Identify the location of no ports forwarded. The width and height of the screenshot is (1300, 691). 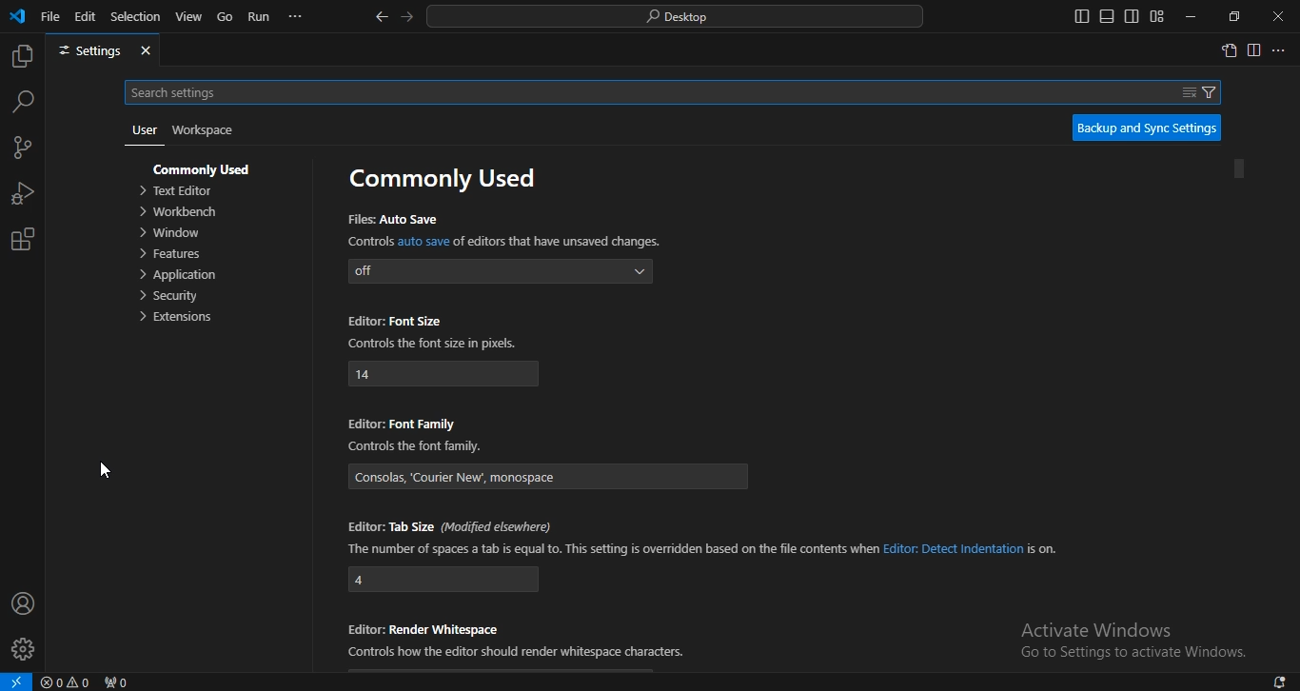
(115, 682).